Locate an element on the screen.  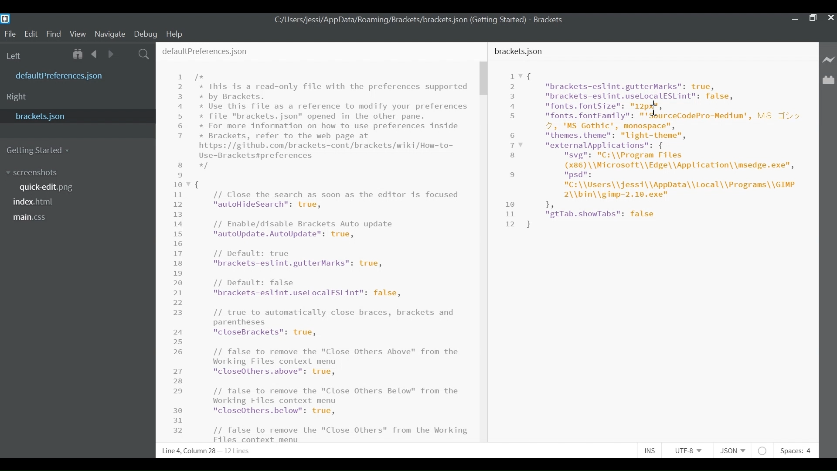
File is located at coordinates (10, 34).